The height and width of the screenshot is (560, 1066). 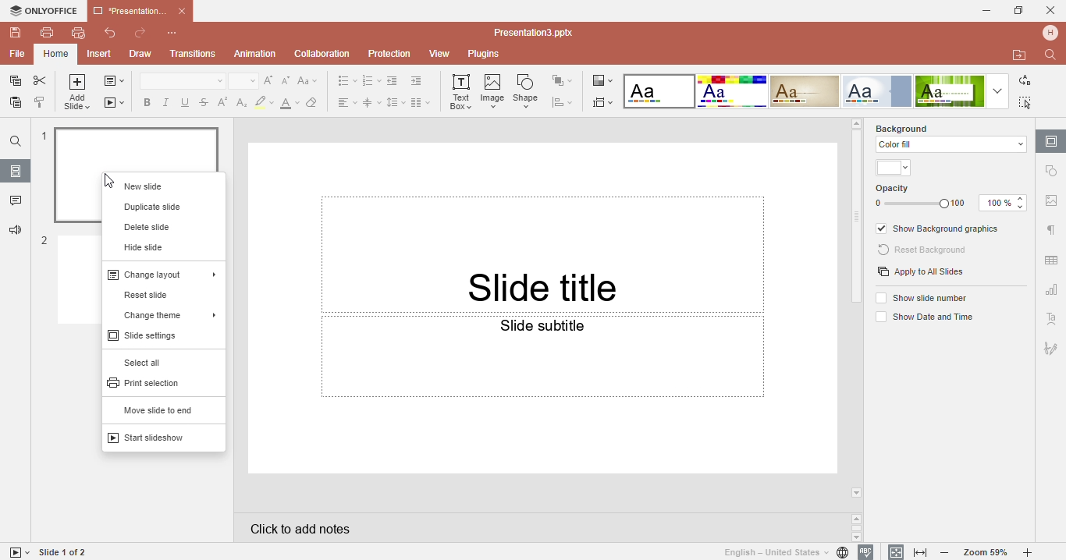 What do you see at coordinates (161, 183) in the screenshot?
I see `New slide` at bounding box center [161, 183].